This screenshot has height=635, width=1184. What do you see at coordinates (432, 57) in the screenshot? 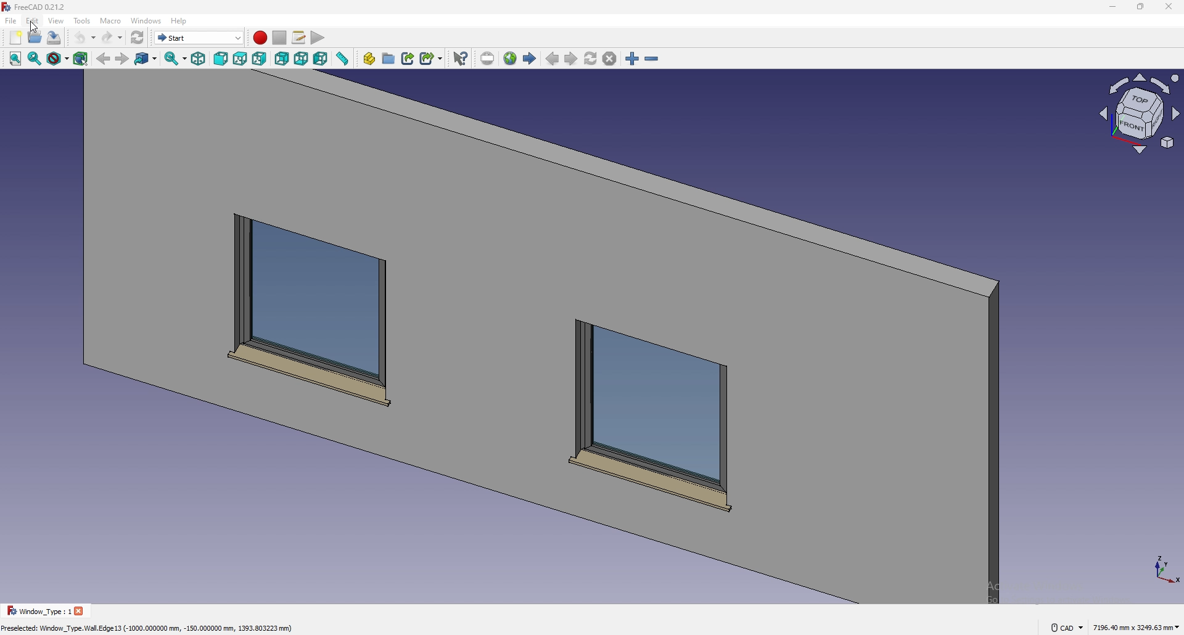
I see `make sub link` at bounding box center [432, 57].